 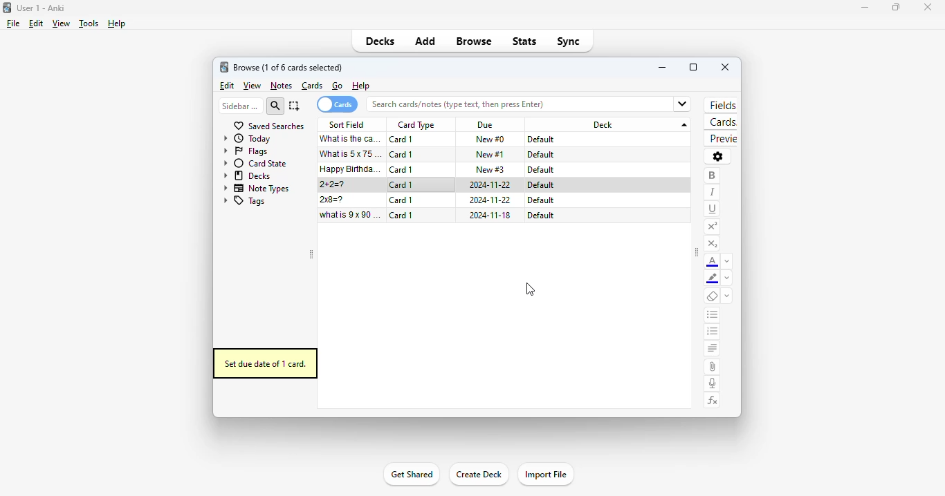 What do you see at coordinates (490, 154) in the screenshot?
I see `new #1` at bounding box center [490, 154].